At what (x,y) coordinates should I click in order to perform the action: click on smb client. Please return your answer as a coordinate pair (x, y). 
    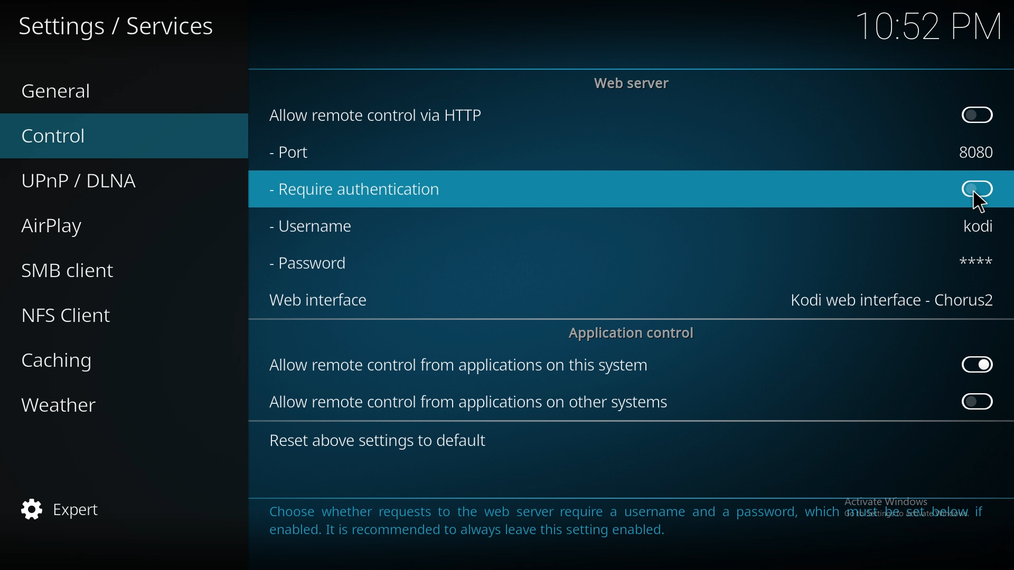
    Looking at the image, I should click on (106, 270).